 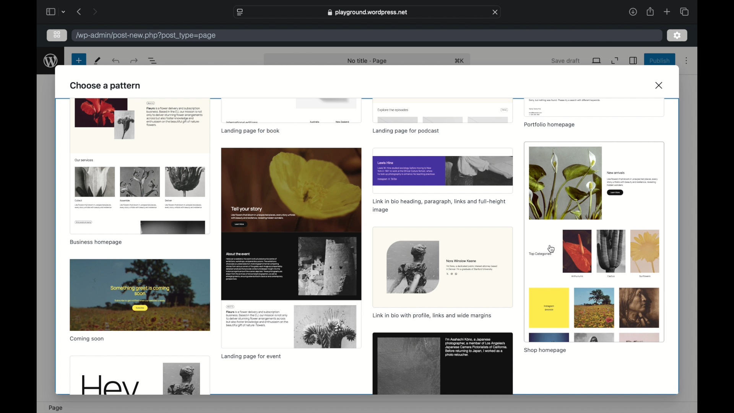 I want to click on view, so click(x=596, y=61).